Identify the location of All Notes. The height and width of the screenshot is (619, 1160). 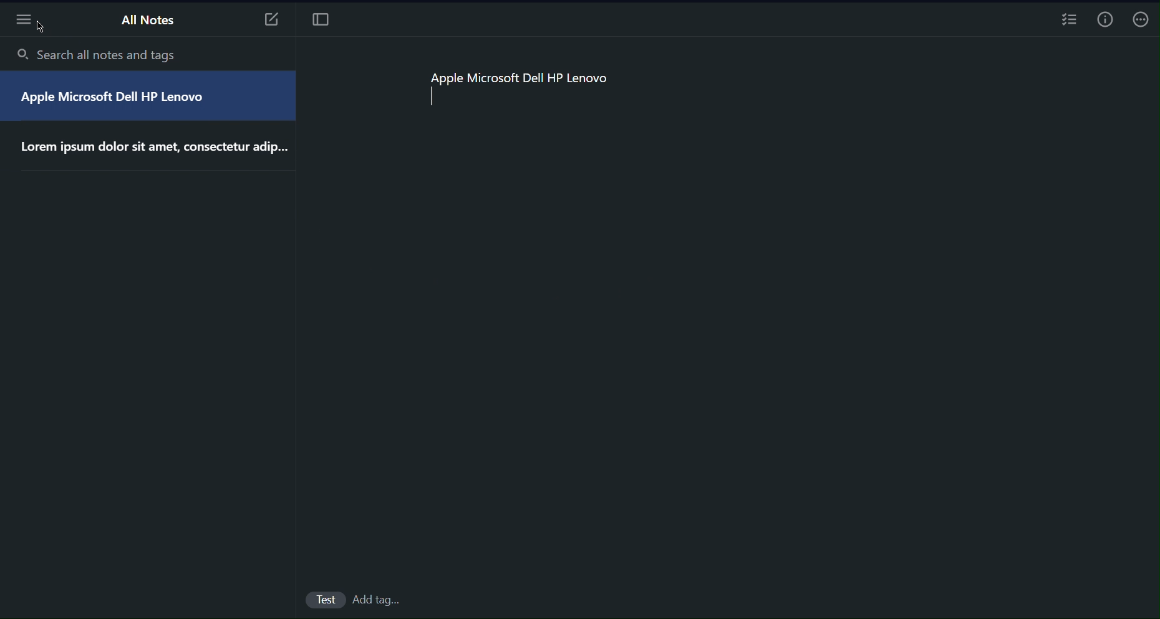
(145, 22).